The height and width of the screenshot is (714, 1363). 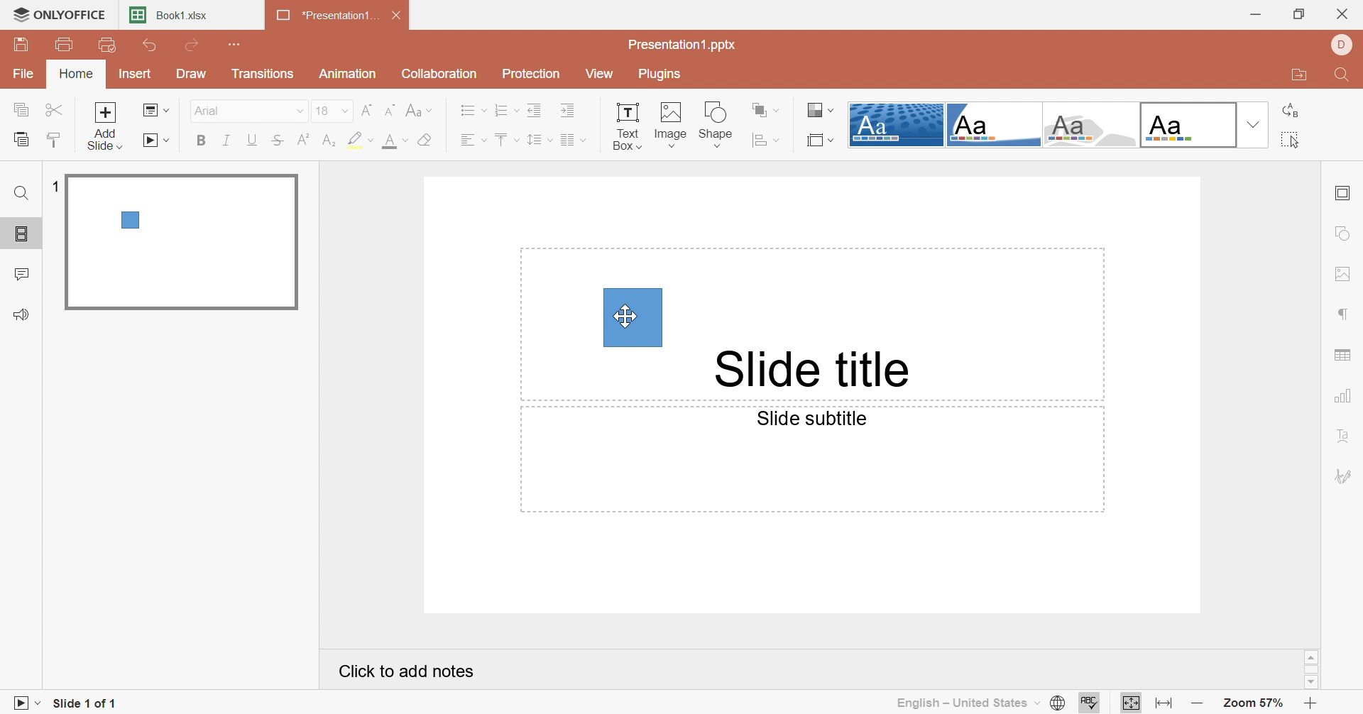 What do you see at coordinates (109, 46) in the screenshot?
I see `Quick print` at bounding box center [109, 46].